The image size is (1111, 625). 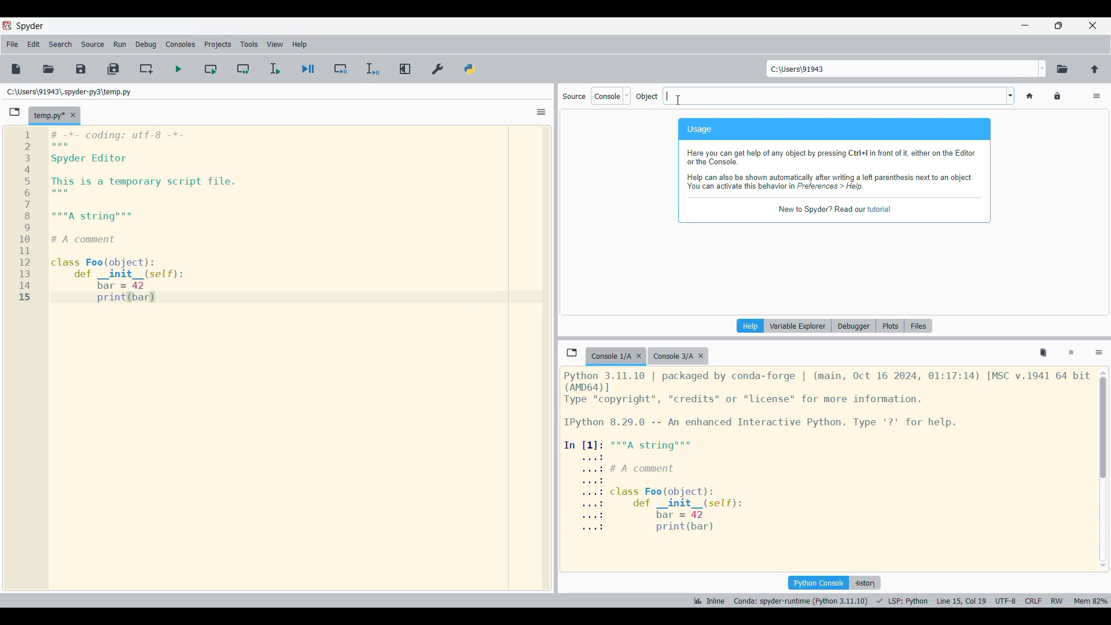 What do you see at coordinates (1071, 353) in the screenshot?
I see `Interrupt kernel` at bounding box center [1071, 353].